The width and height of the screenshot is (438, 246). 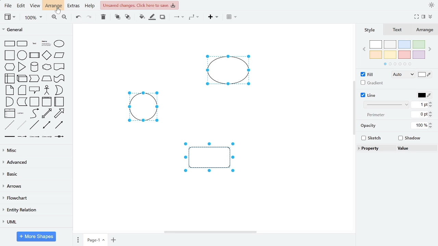 I want to click on Gradient, so click(x=371, y=82).